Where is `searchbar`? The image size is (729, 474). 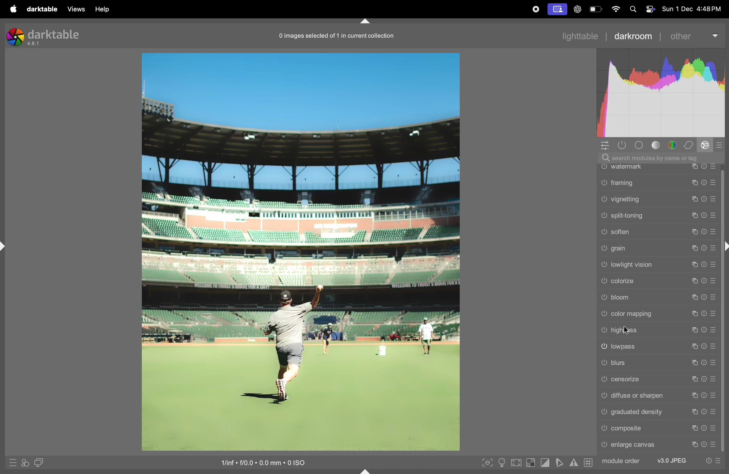 searchbar is located at coordinates (664, 157).